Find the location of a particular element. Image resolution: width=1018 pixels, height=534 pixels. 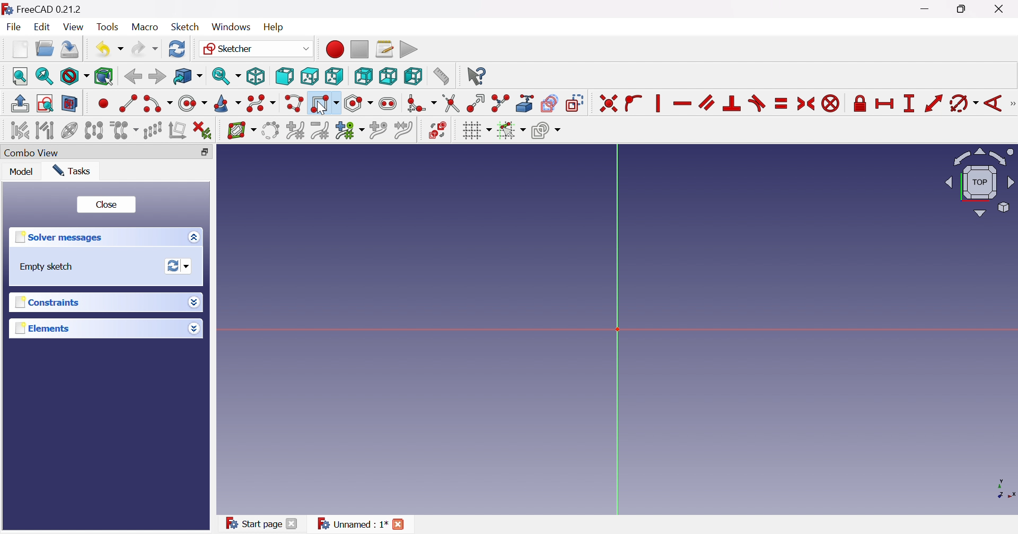

Constrain angle is located at coordinates (992, 104).